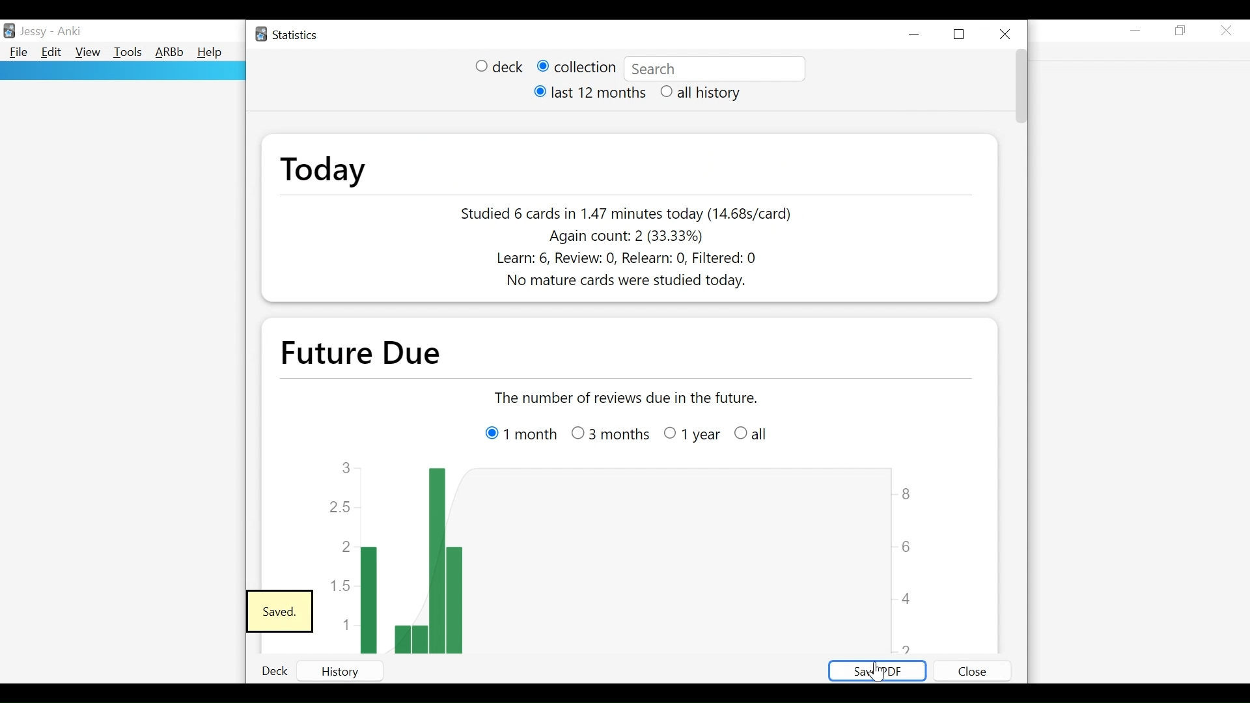 The height and width of the screenshot is (703, 1250). What do you see at coordinates (322, 171) in the screenshot?
I see `Today` at bounding box center [322, 171].